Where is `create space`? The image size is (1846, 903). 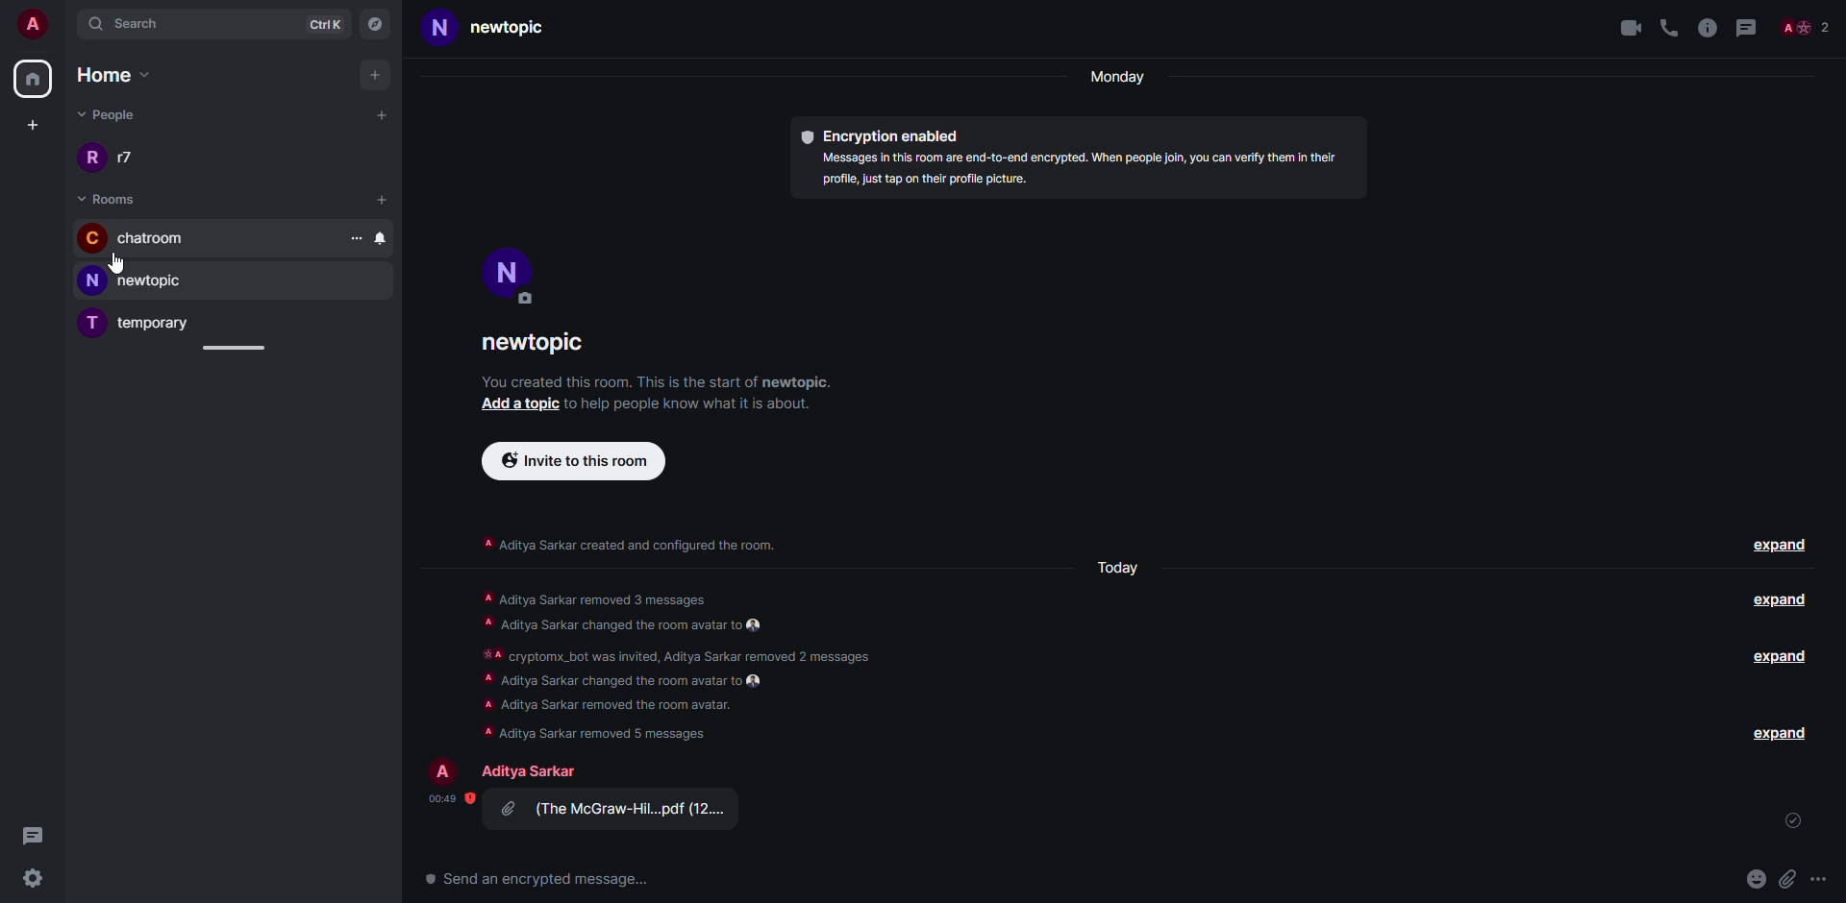
create space is located at coordinates (30, 124).